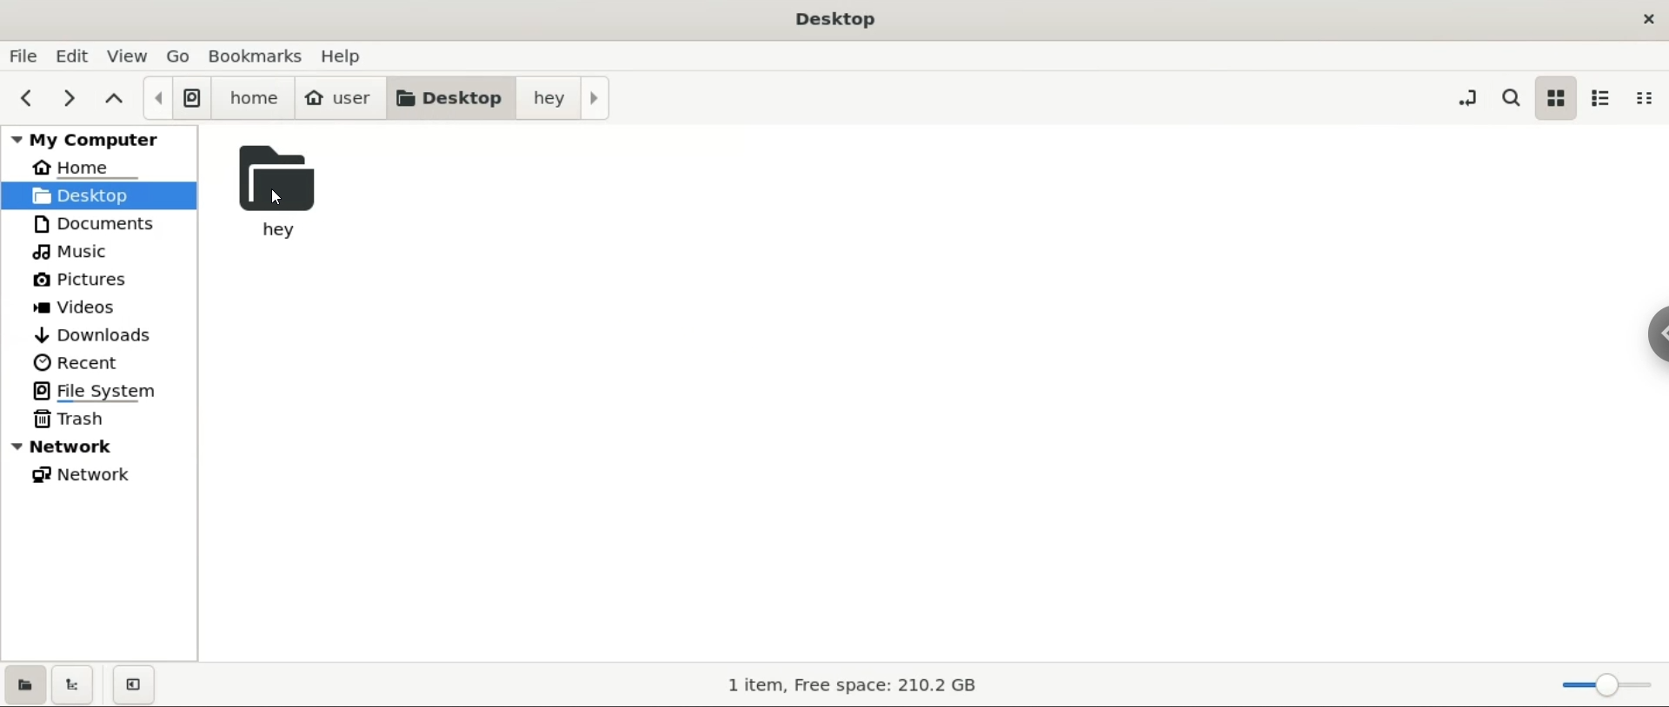 The width and height of the screenshot is (1669, 707). I want to click on hey, so click(570, 96).